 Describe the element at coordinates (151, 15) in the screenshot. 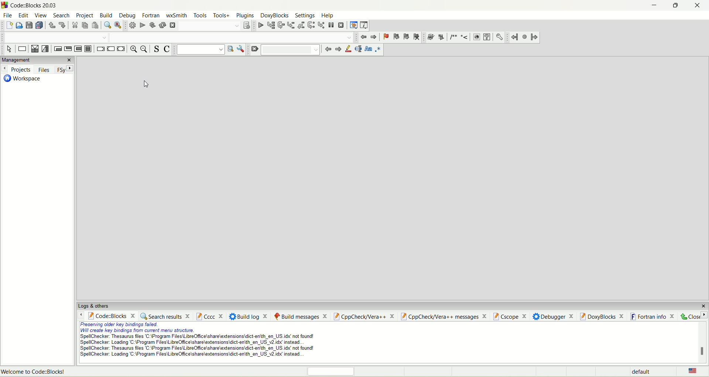

I see `Fortan` at that location.